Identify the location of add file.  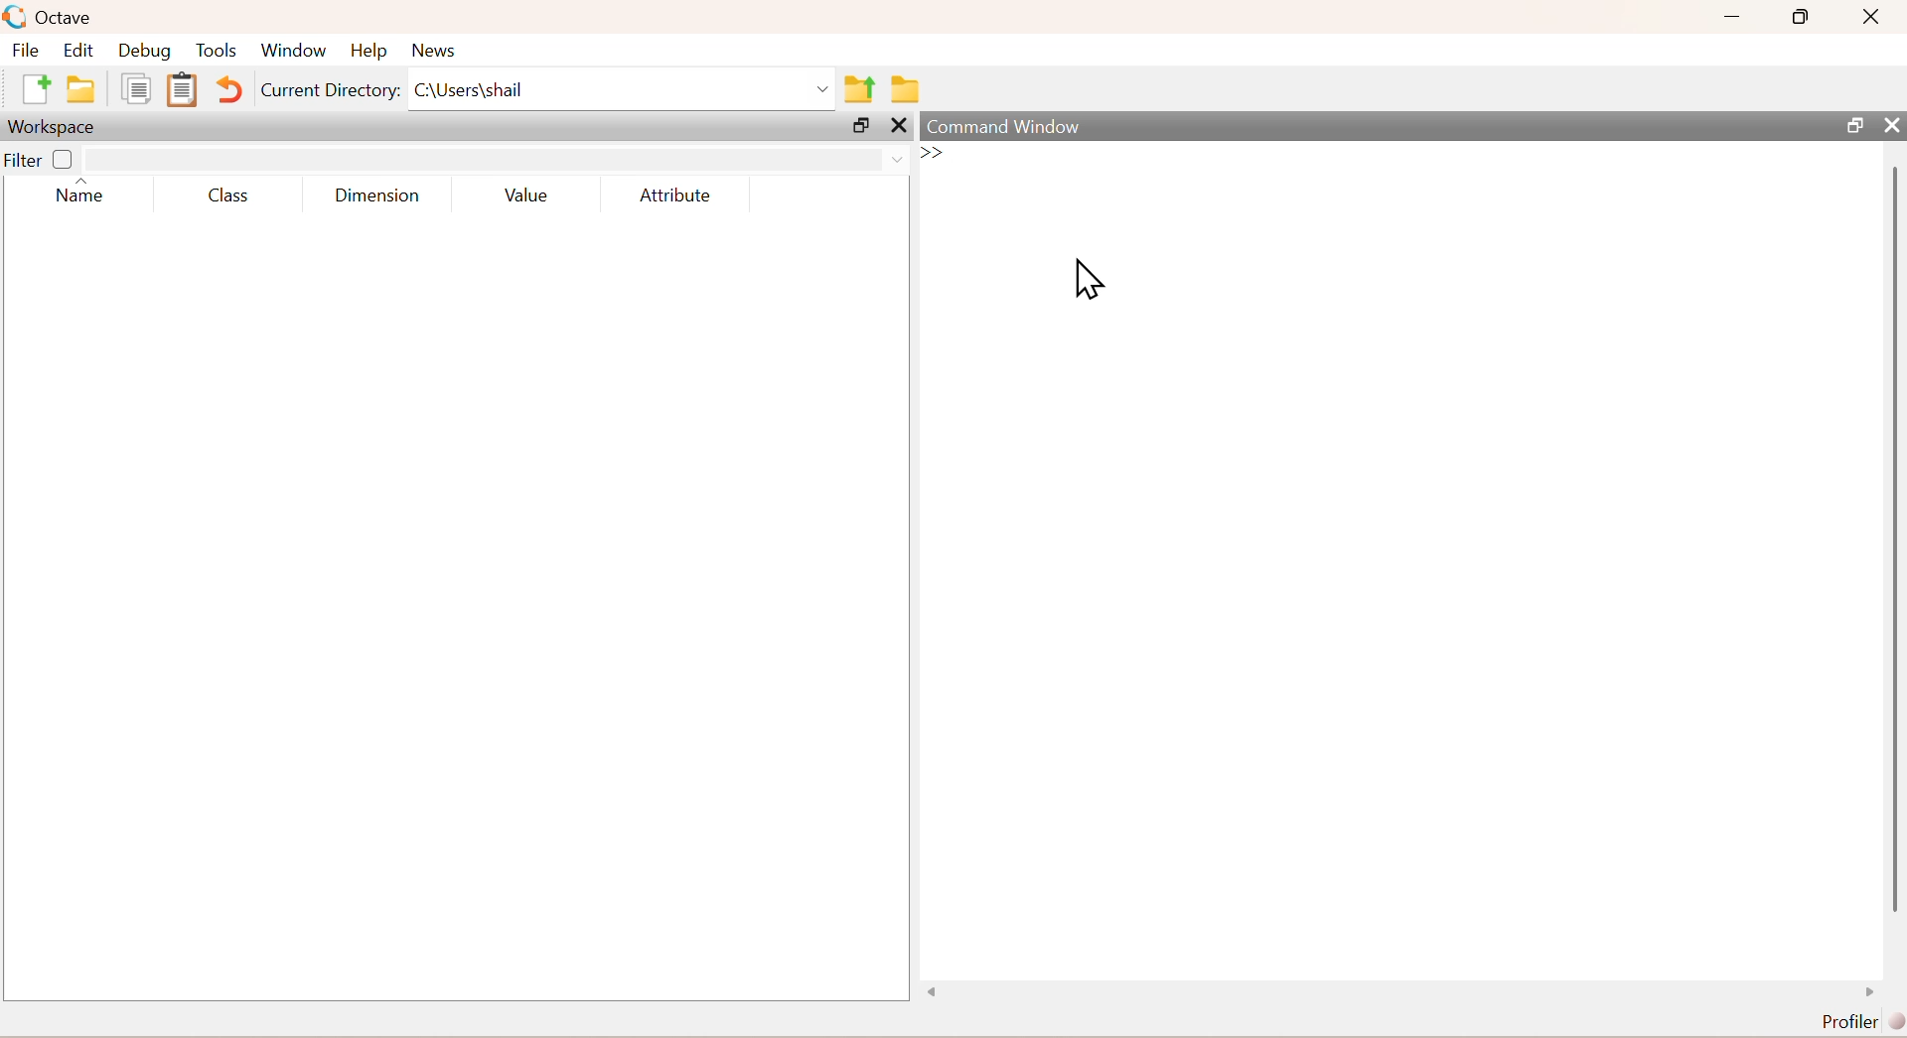
(38, 88).